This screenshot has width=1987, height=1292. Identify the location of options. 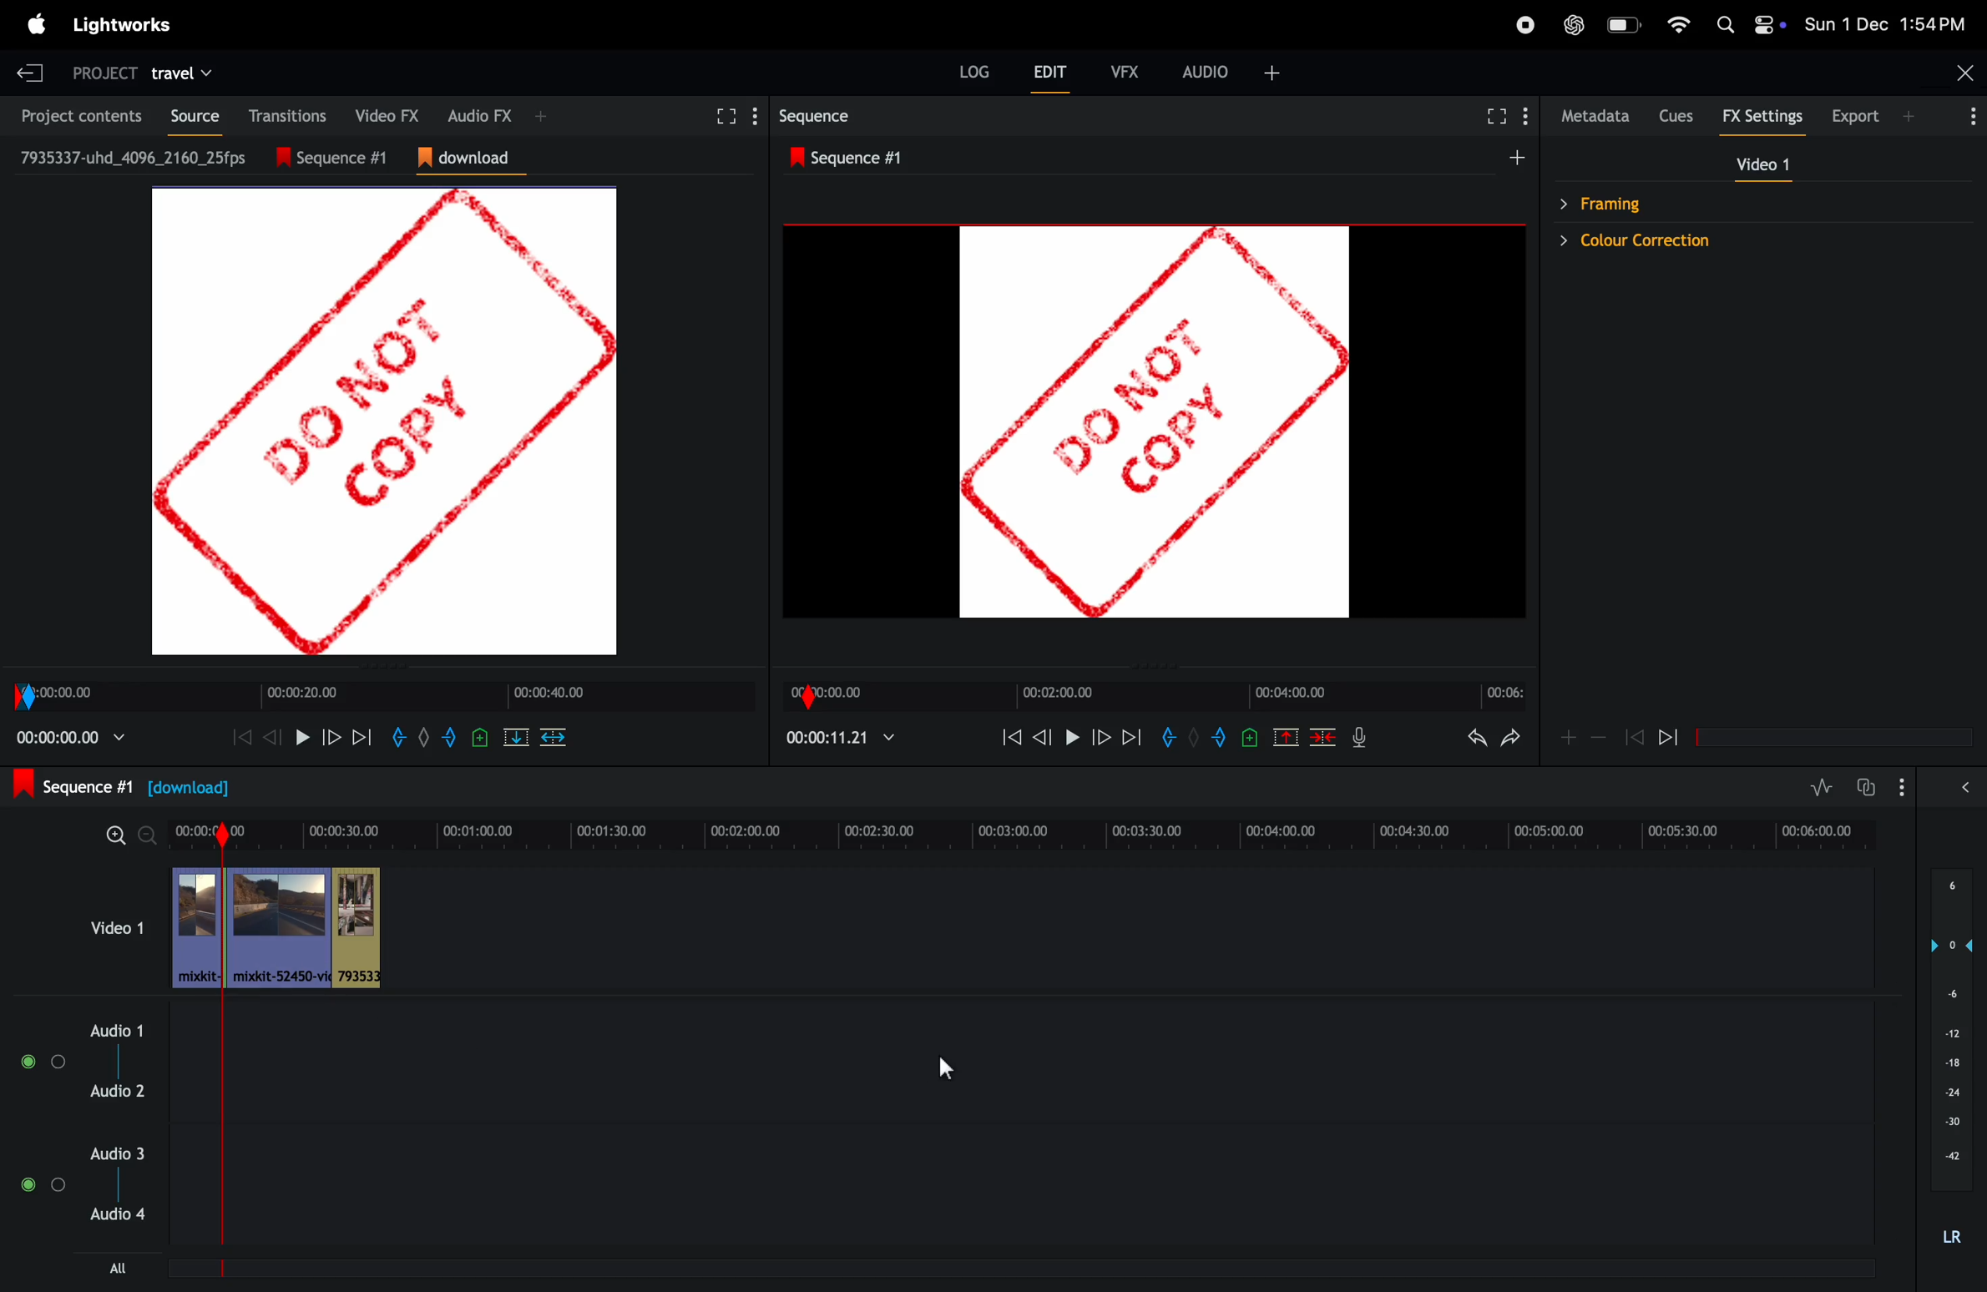
(1969, 115).